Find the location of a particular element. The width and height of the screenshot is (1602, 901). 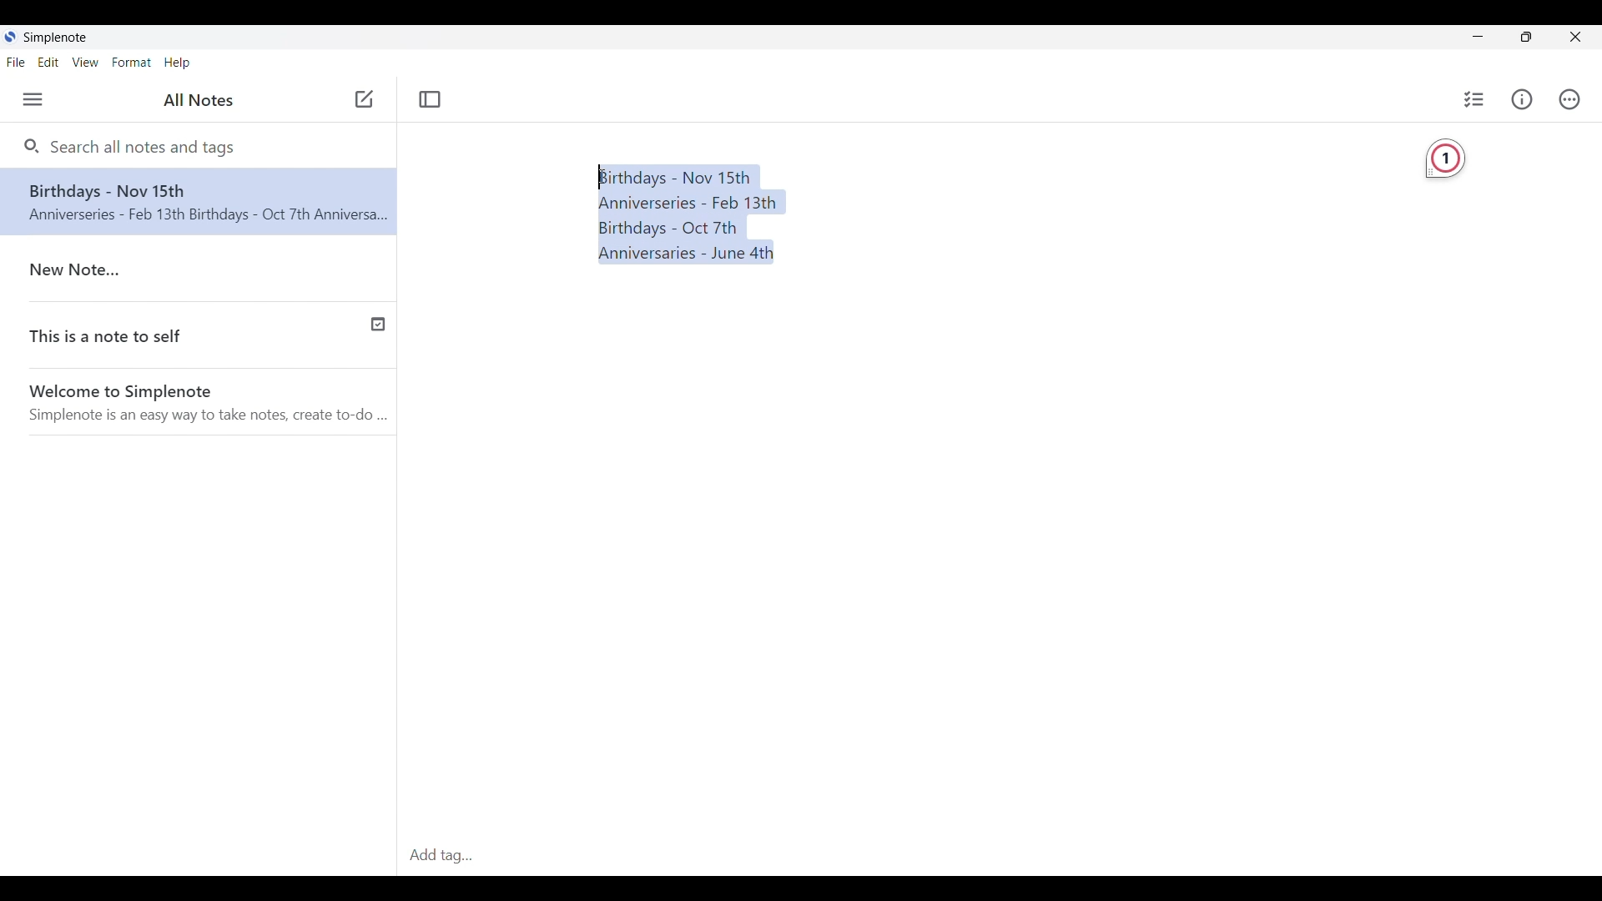

Minimize is located at coordinates (1479, 36).